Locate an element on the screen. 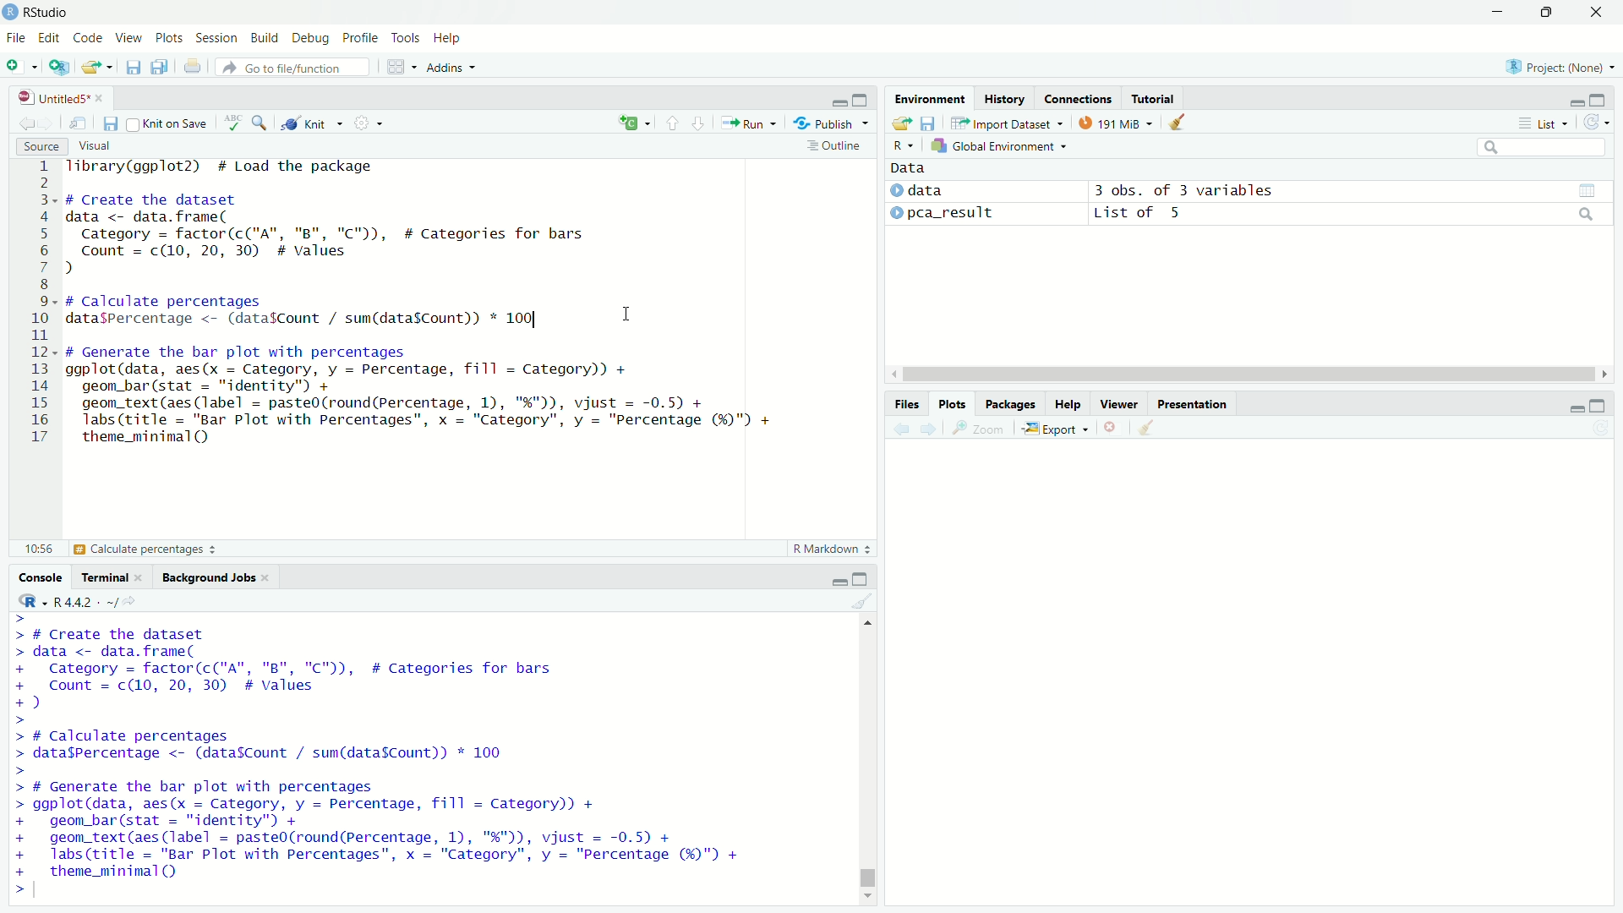 The height and width of the screenshot is (913, 1623). profile is located at coordinates (363, 39).